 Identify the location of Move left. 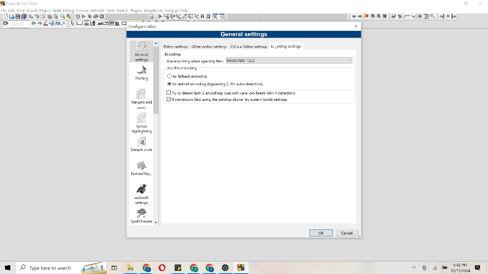
(354, 16).